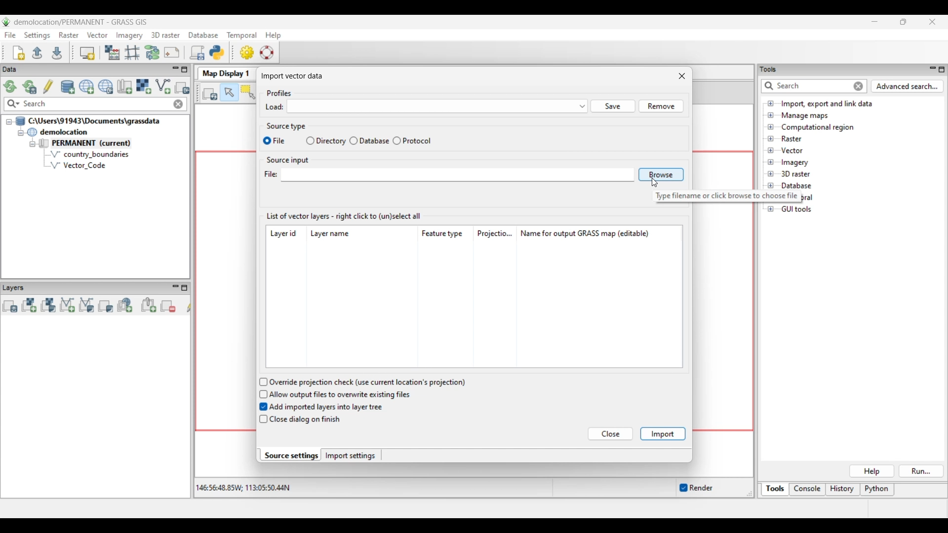  Describe the element at coordinates (132, 53) in the screenshot. I see `Georectifier` at that location.